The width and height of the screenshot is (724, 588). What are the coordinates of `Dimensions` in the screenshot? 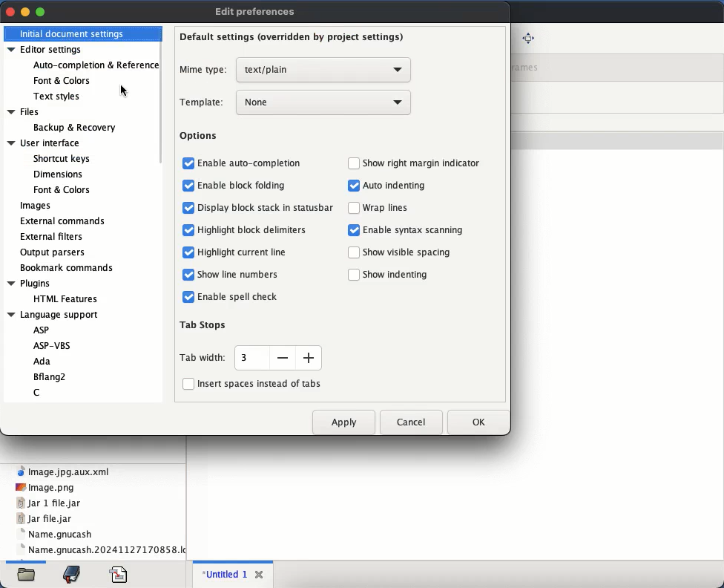 It's located at (57, 173).